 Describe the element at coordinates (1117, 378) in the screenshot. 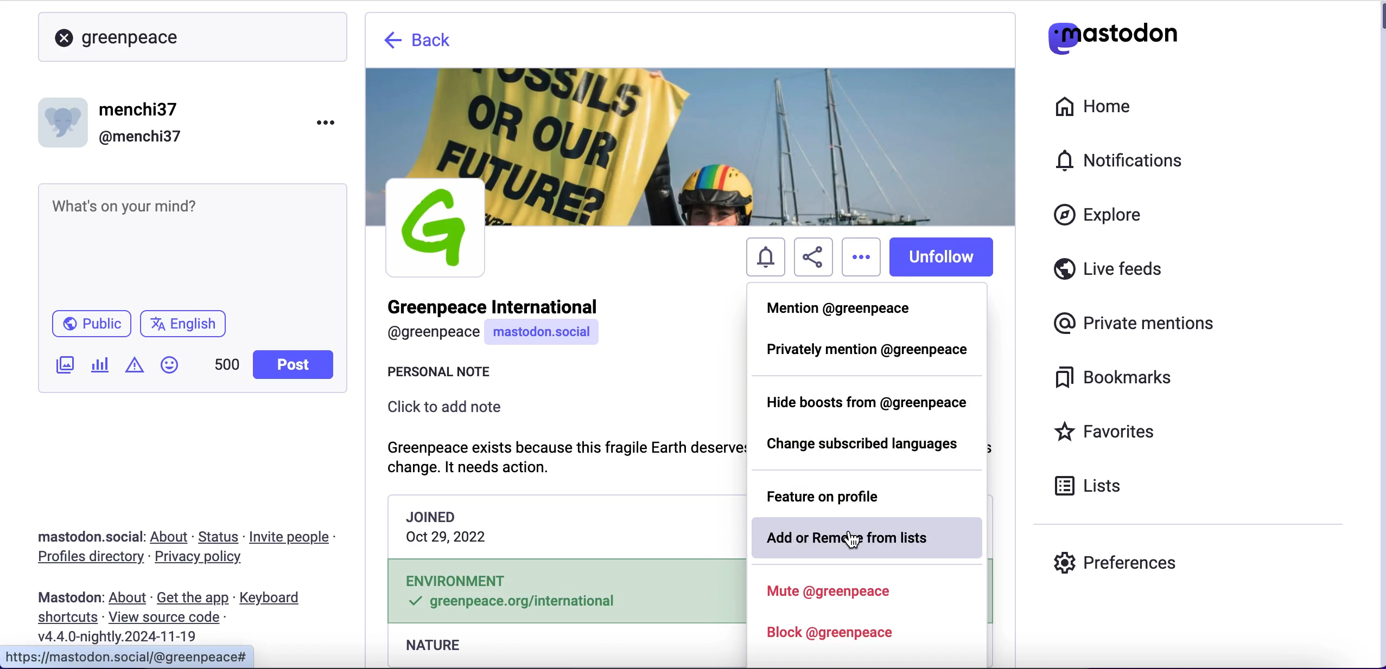

I see `bookmarks` at that location.